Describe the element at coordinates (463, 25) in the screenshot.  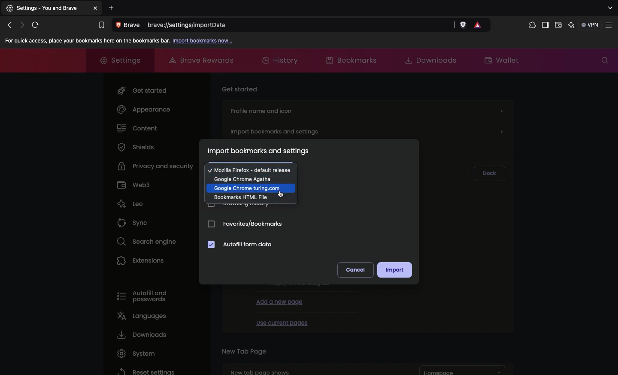
I see `Brave shields` at that location.